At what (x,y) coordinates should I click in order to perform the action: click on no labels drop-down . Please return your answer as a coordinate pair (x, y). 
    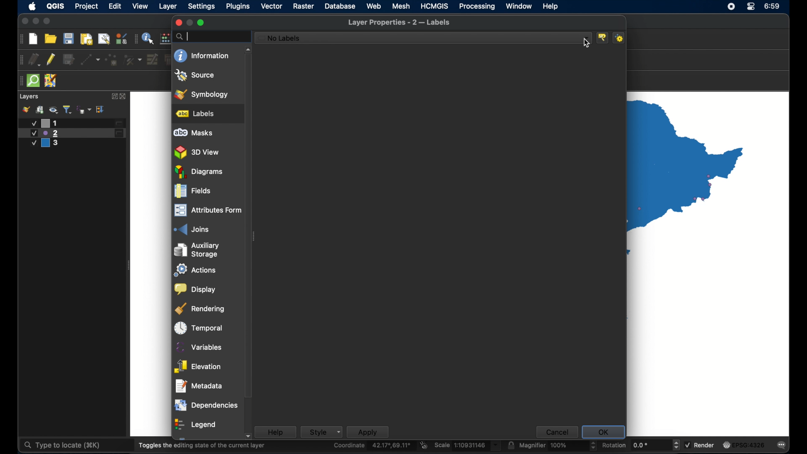
    Looking at the image, I should click on (424, 38).